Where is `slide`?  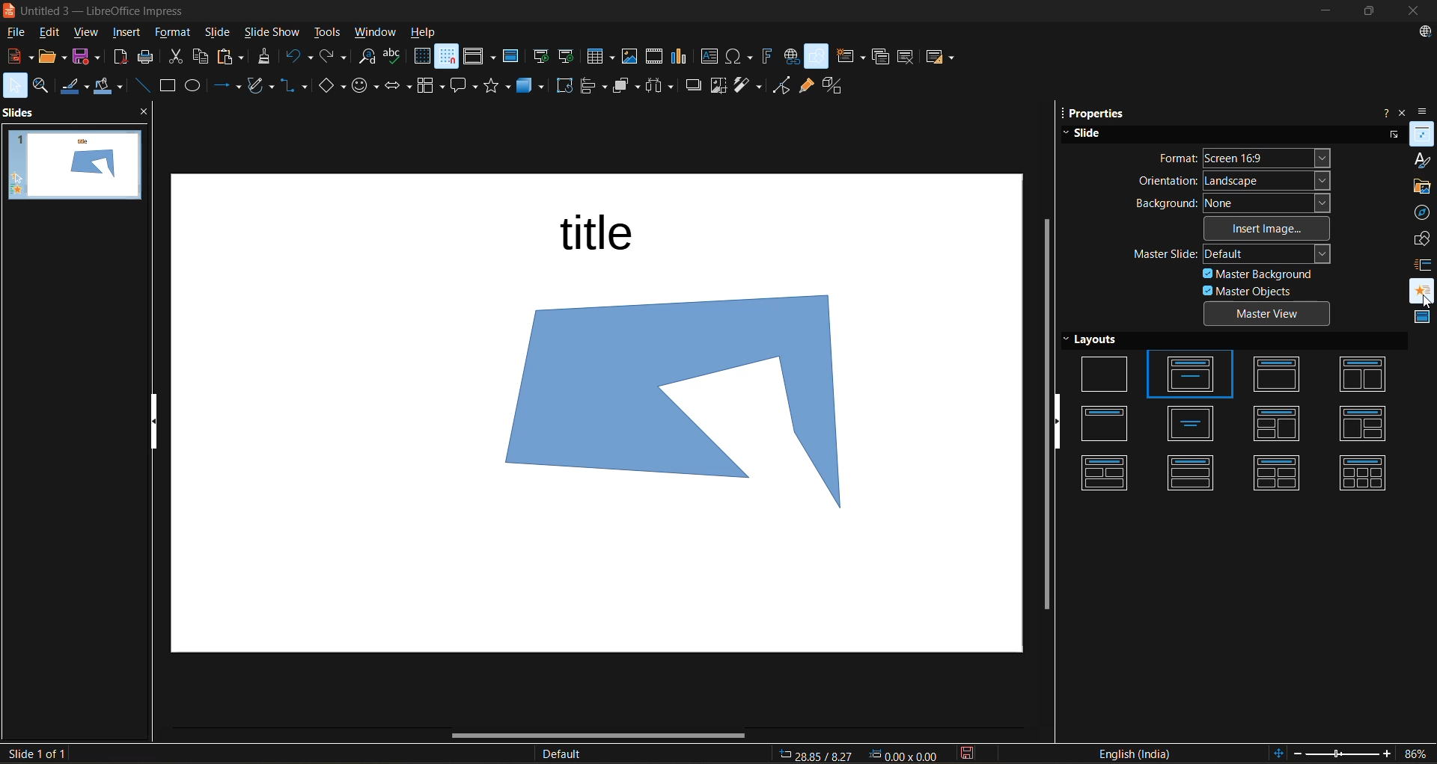 slide is located at coordinates (219, 34).